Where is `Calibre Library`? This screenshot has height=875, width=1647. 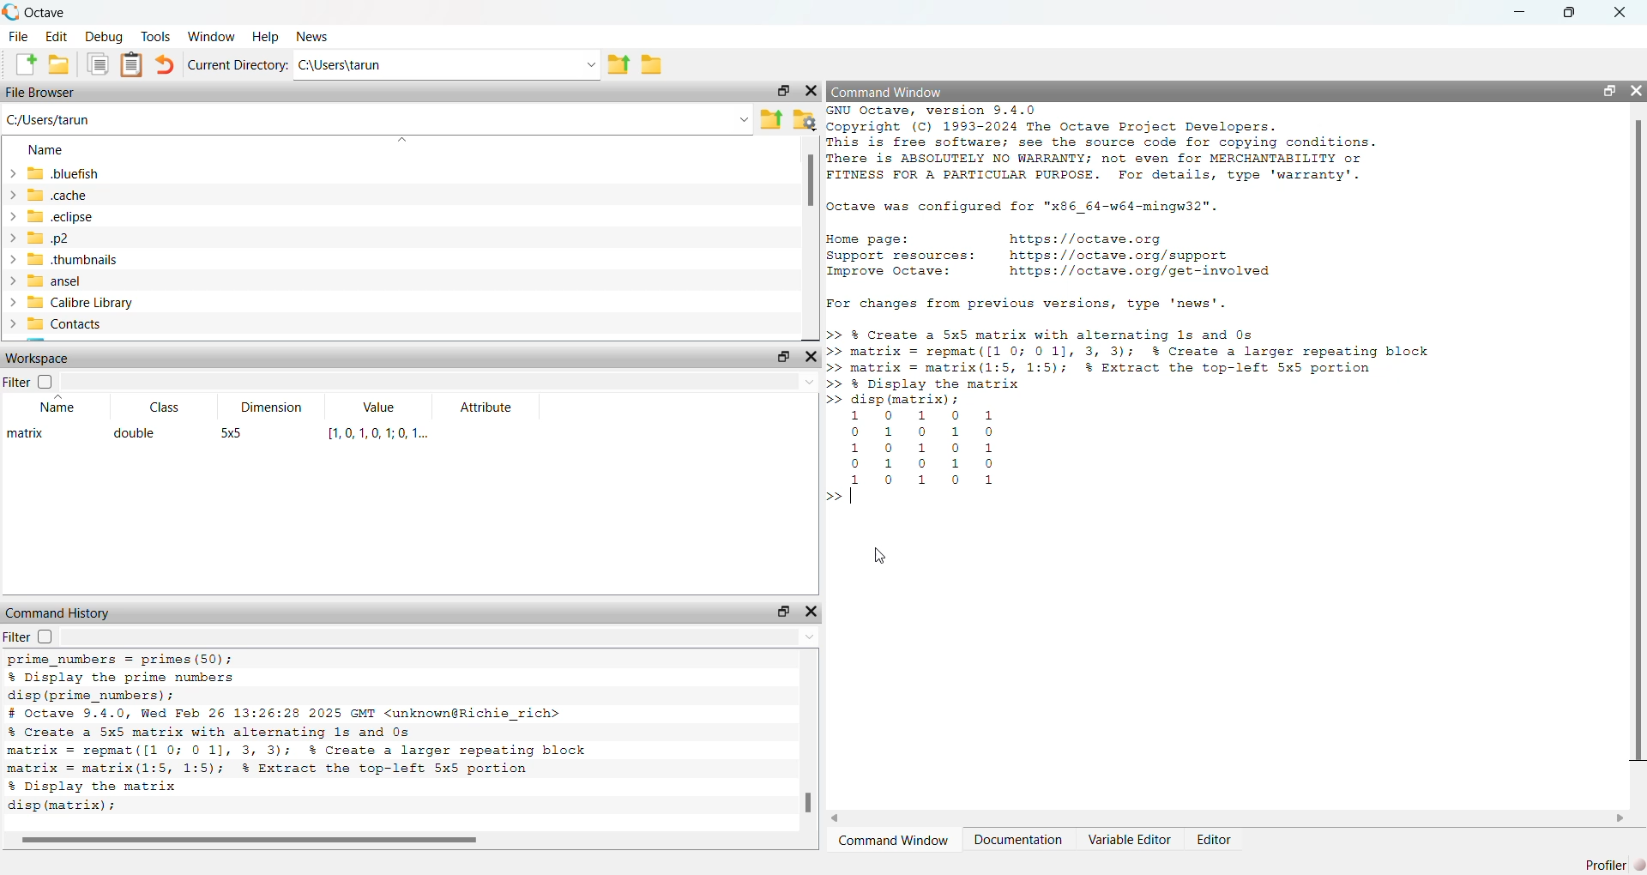
Calibre Library is located at coordinates (81, 303).